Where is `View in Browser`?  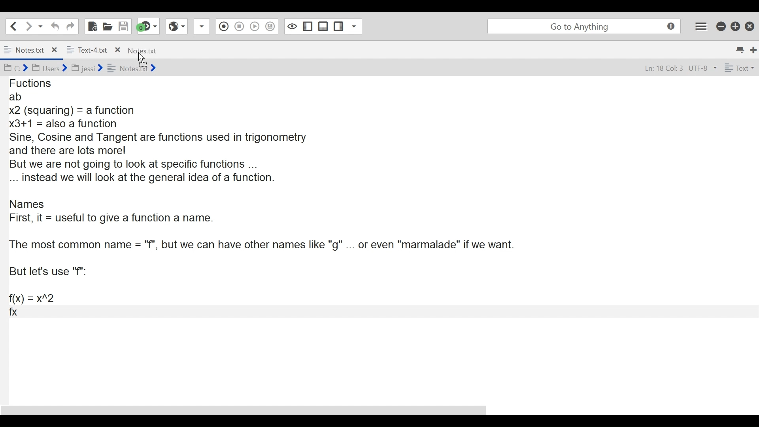 View in Browser is located at coordinates (177, 26).